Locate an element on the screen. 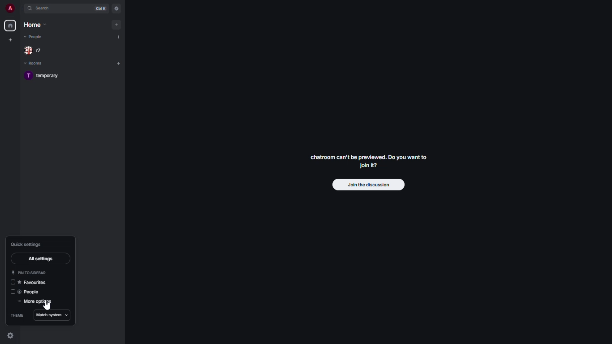 The image size is (612, 344). disabled is located at coordinates (13, 283).